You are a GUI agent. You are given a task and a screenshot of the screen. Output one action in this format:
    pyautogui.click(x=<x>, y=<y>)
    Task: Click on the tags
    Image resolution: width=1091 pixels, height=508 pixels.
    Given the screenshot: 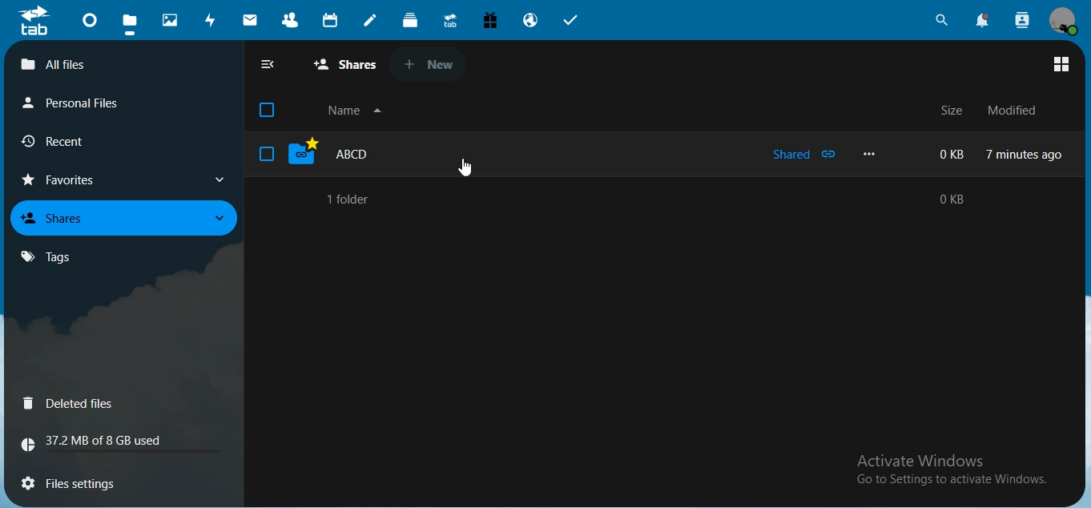 What is the action you would take?
    pyautogui.click(x=46, y=257)
    